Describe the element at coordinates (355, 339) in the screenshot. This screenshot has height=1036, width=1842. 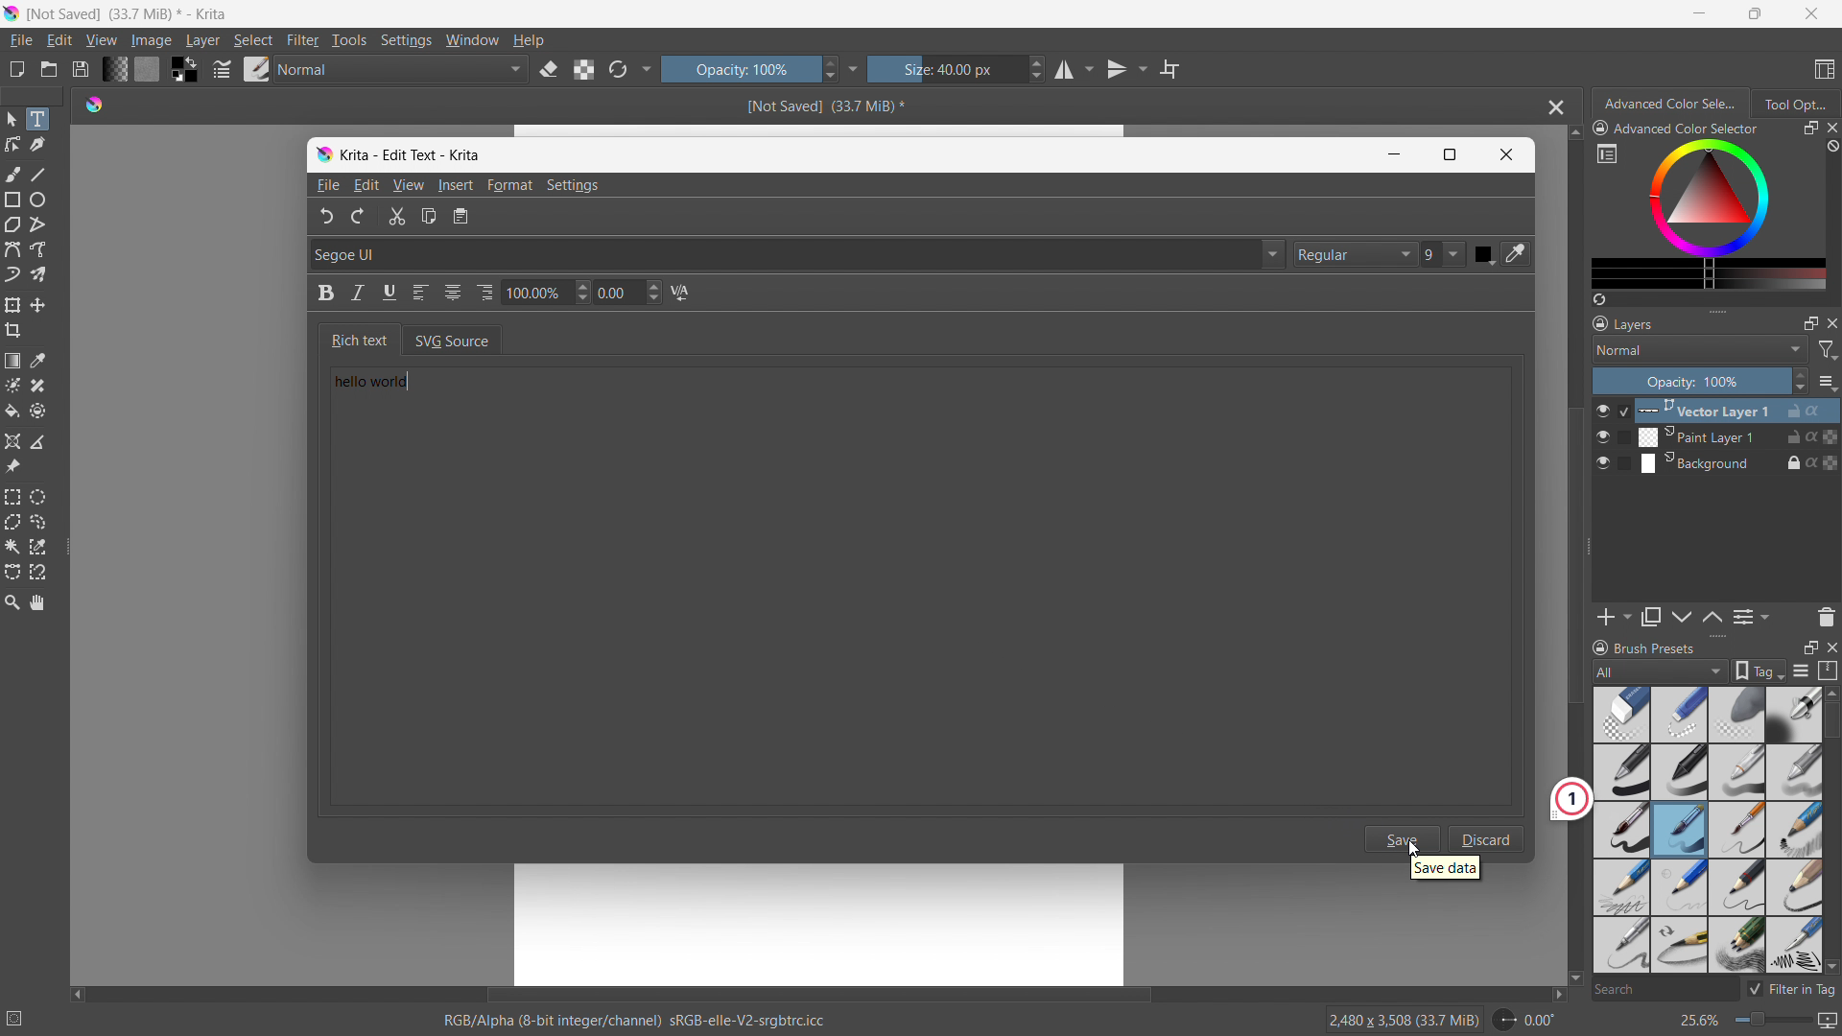
I see `Rich text` at that location.